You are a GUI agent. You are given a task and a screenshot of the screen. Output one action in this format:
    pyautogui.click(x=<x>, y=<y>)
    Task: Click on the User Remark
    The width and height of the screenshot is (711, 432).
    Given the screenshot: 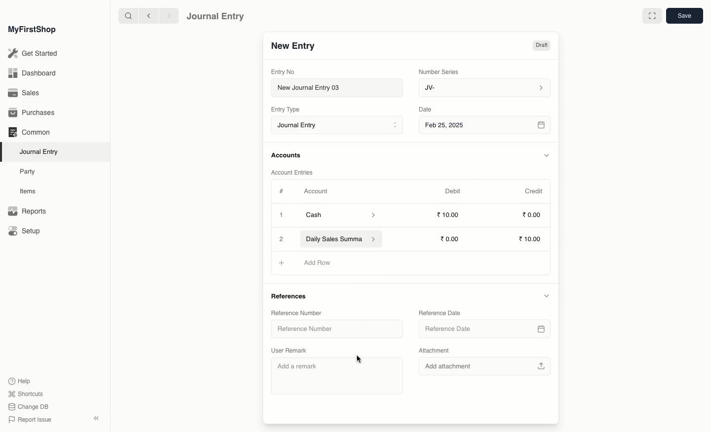 What is the action you would take?
    pyautogui.click(x=291, y=349)
    